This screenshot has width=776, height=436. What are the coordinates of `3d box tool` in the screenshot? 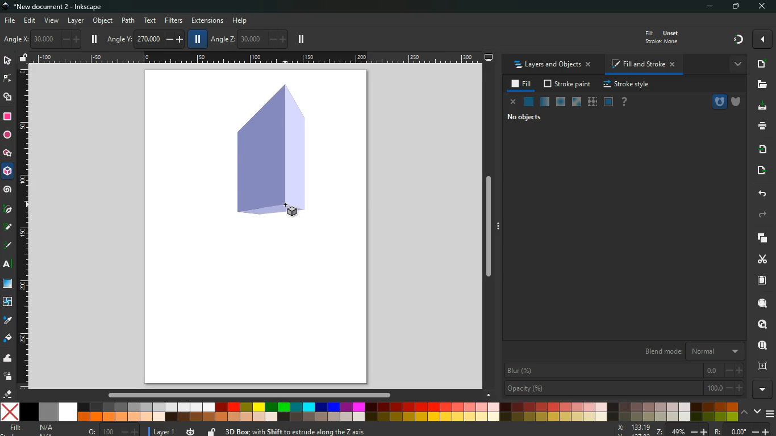 It's located at (8, 173).